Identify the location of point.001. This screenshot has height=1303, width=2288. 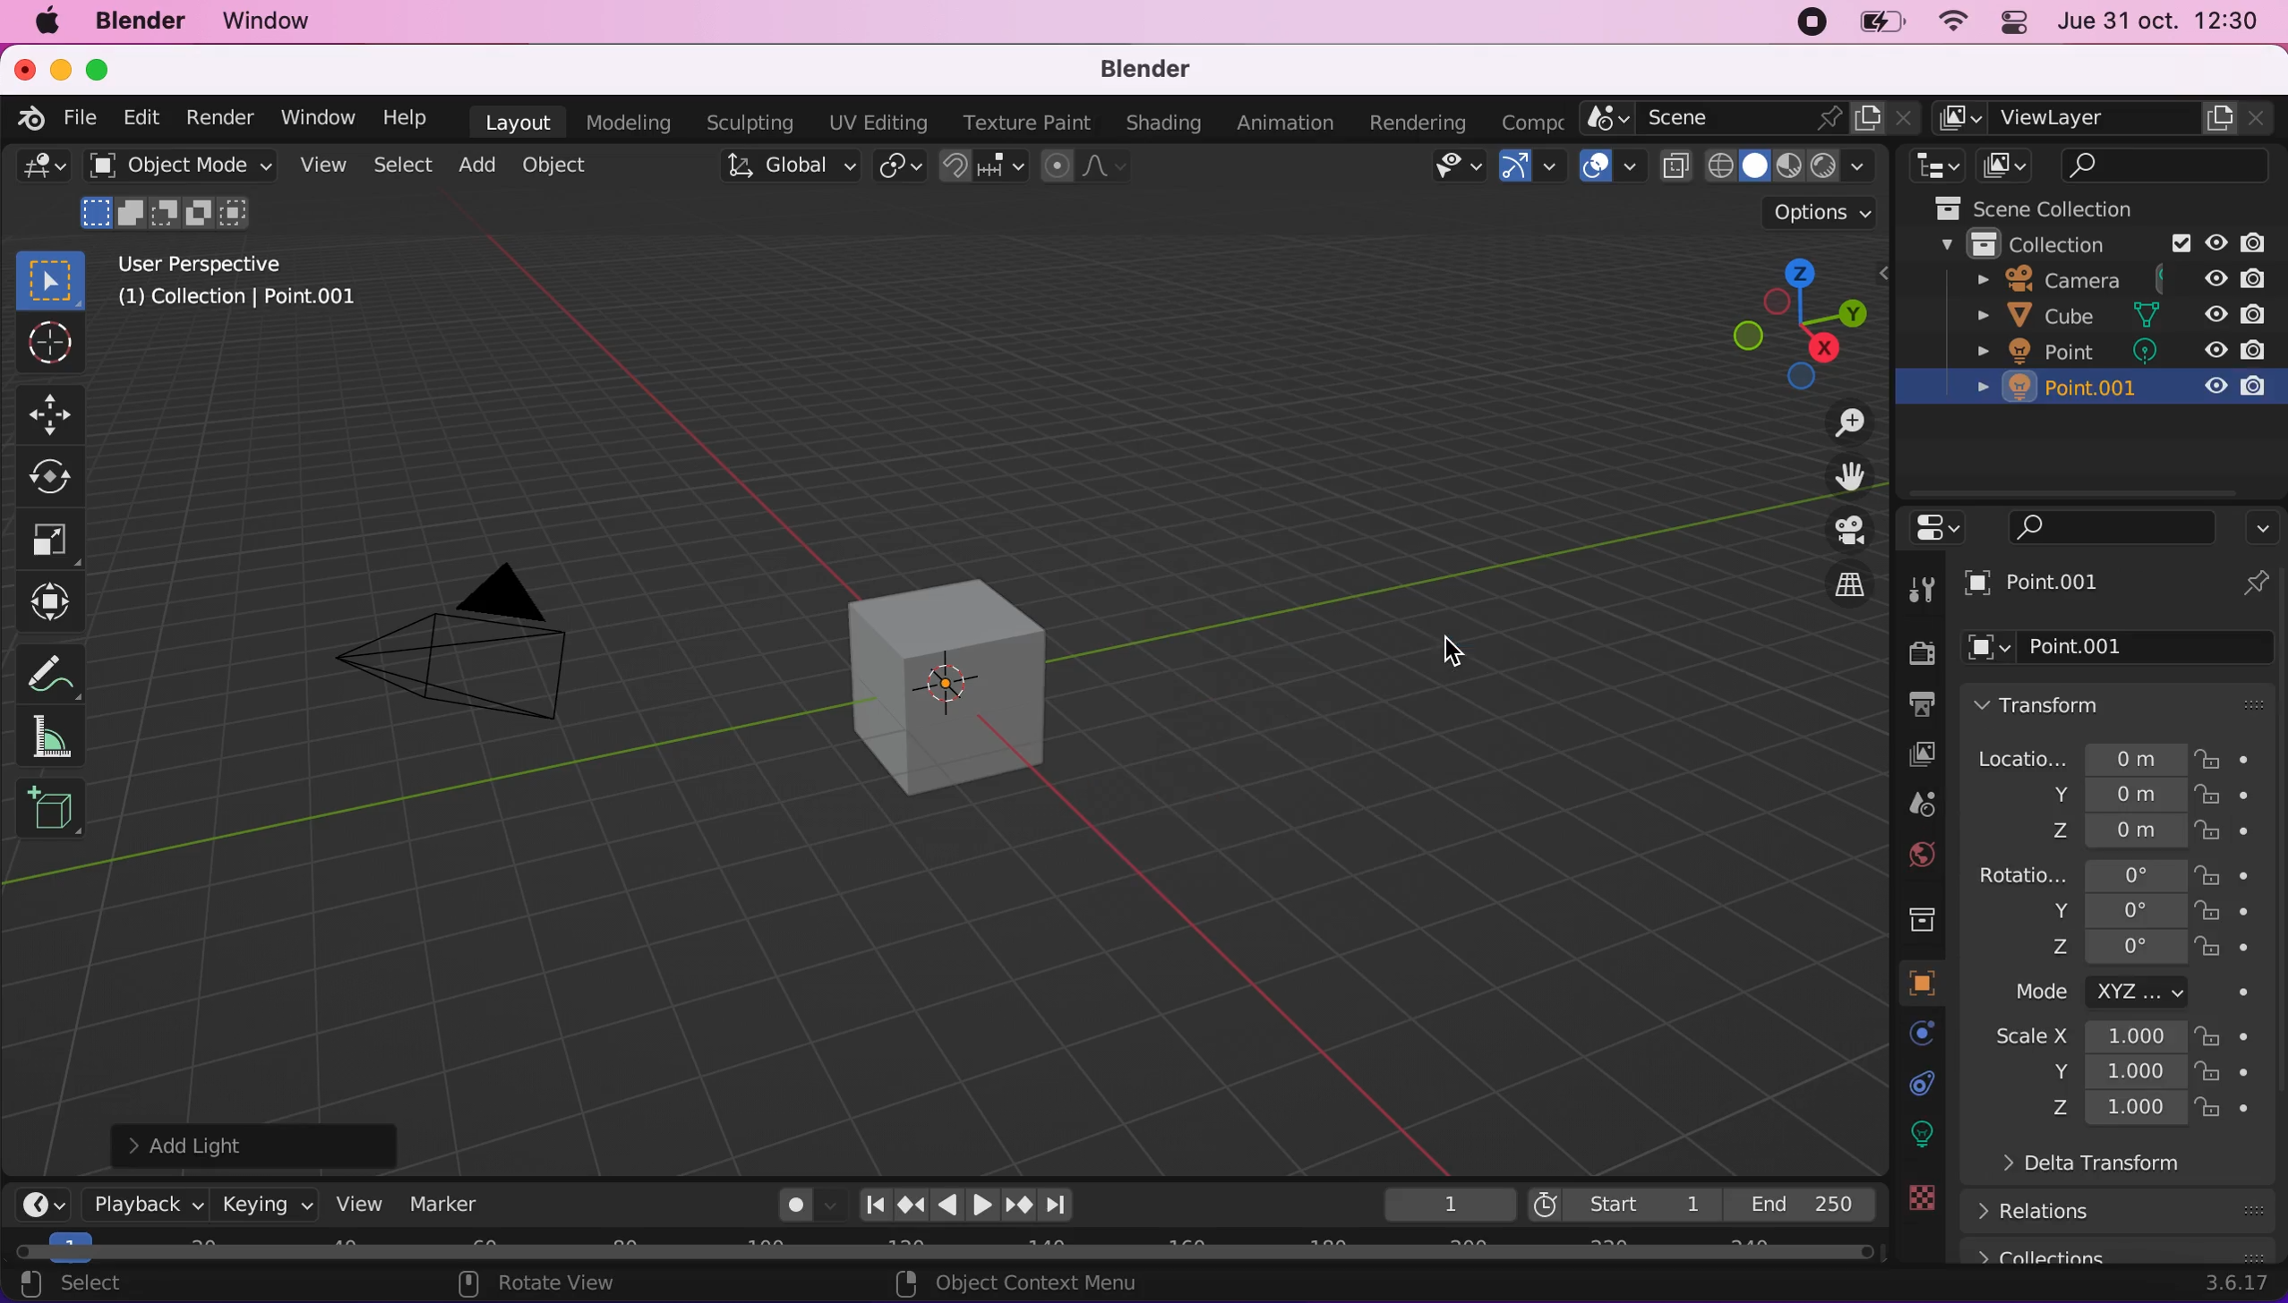
(2105, 643).